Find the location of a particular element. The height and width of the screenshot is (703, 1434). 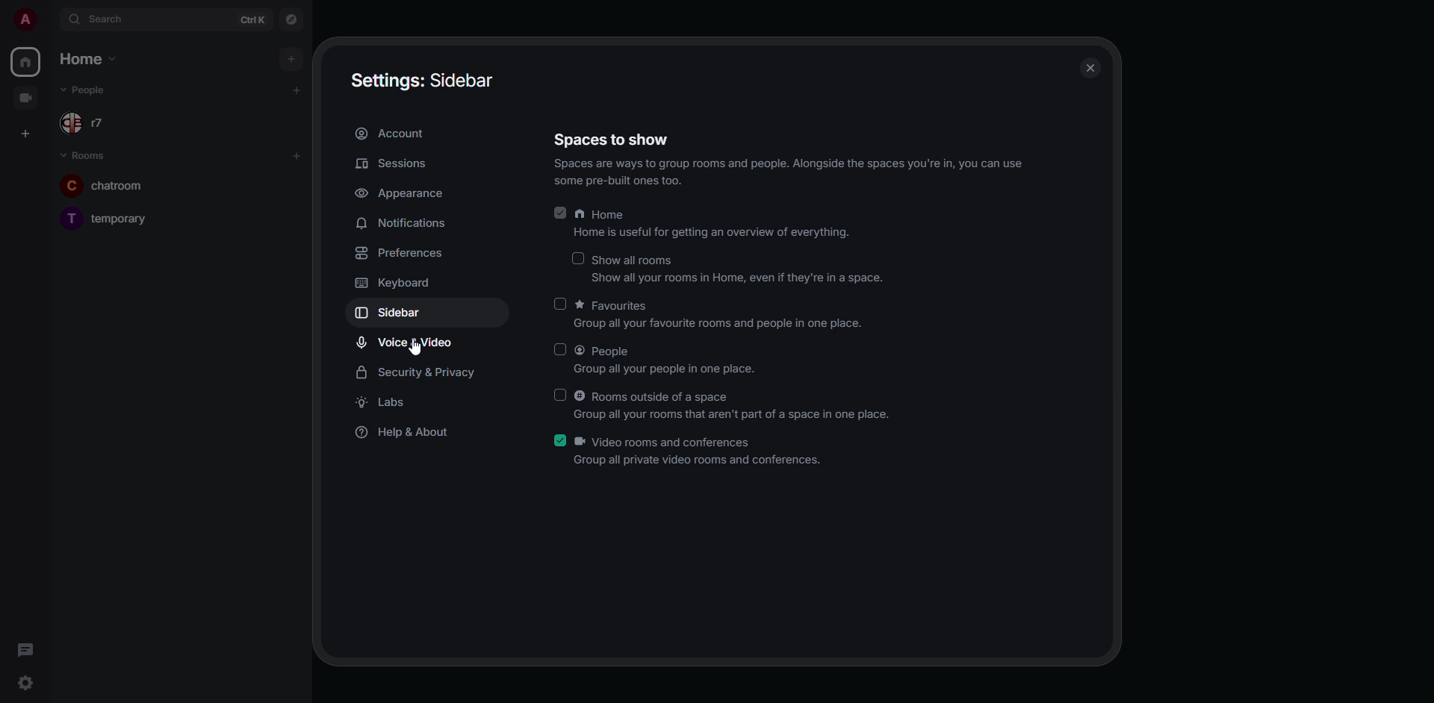

rooms is located at coordinates (87, 156).